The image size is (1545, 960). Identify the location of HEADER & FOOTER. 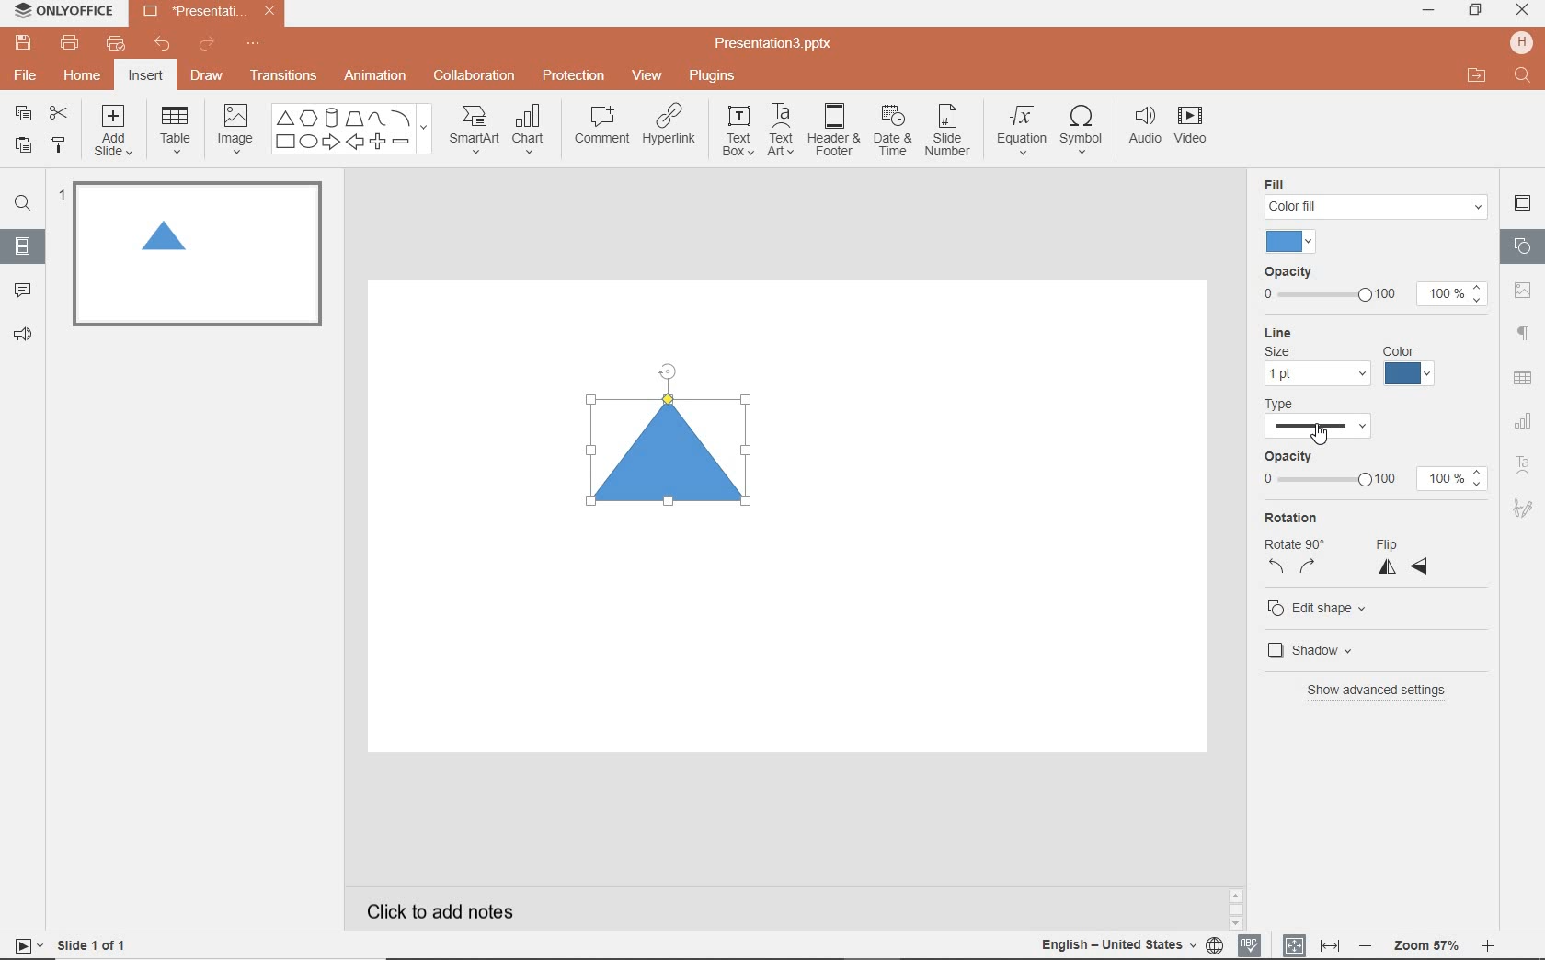
(832, 130).